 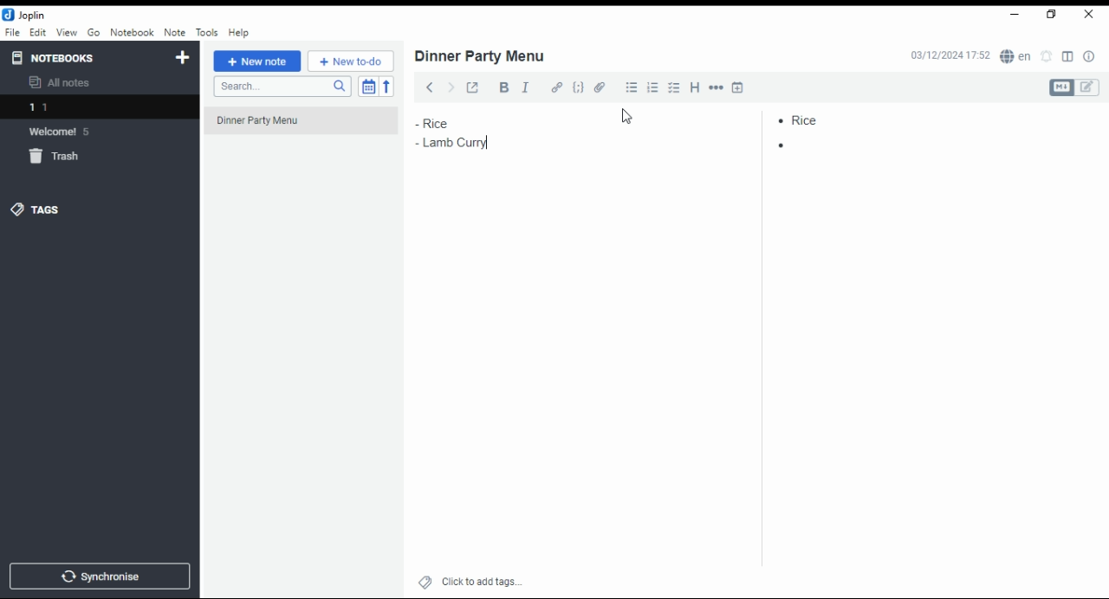 What do you see at coordinates (465, 143) in the screenshot?
I see `lamb curry` at bounding box center [465, 143].